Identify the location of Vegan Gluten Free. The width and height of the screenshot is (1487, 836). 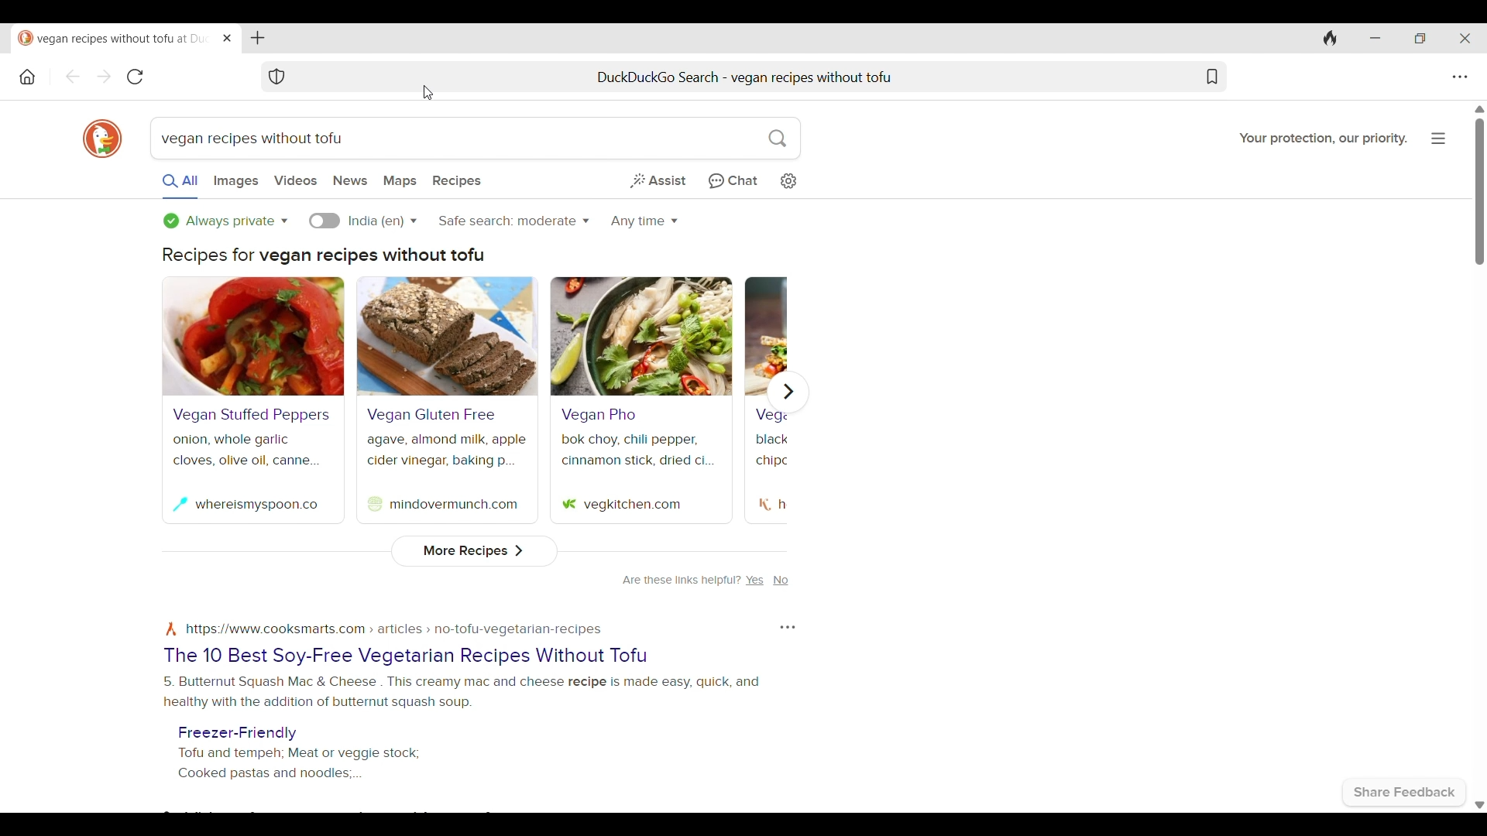
(431, 415).